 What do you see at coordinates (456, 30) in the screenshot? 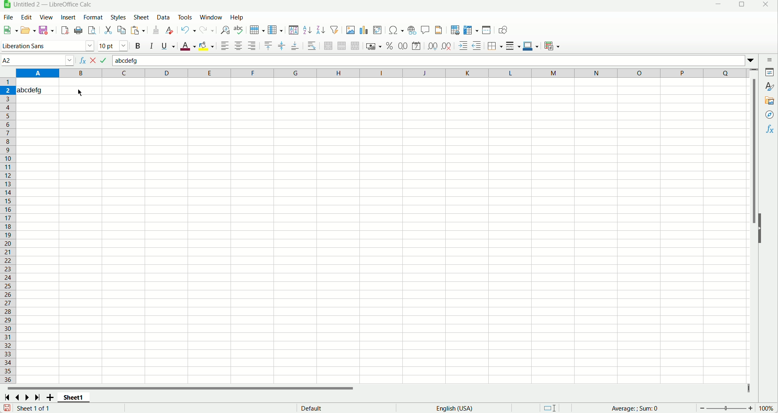
I see `define print area` at bounding box center [456, 30].